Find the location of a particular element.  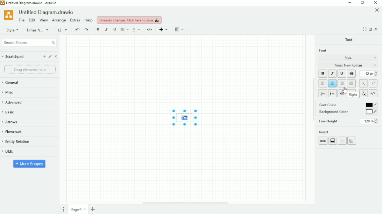

Link is located at coordinates (323, 141).